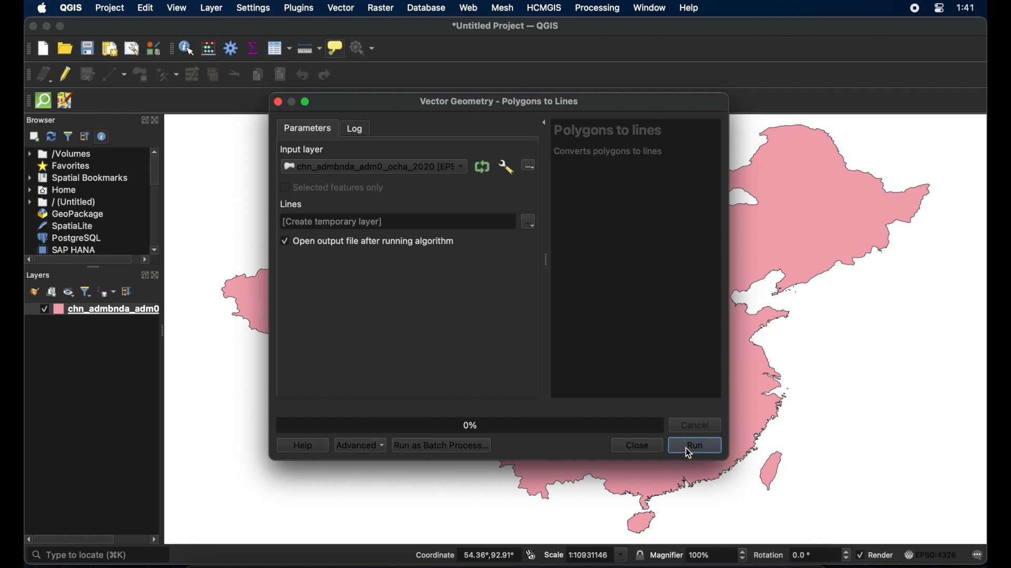 The width and height of the screenshot is (1011, 568). Describe the element at coordinates (251, 47) in the screenshot. I see `show statistical summary` at that location.